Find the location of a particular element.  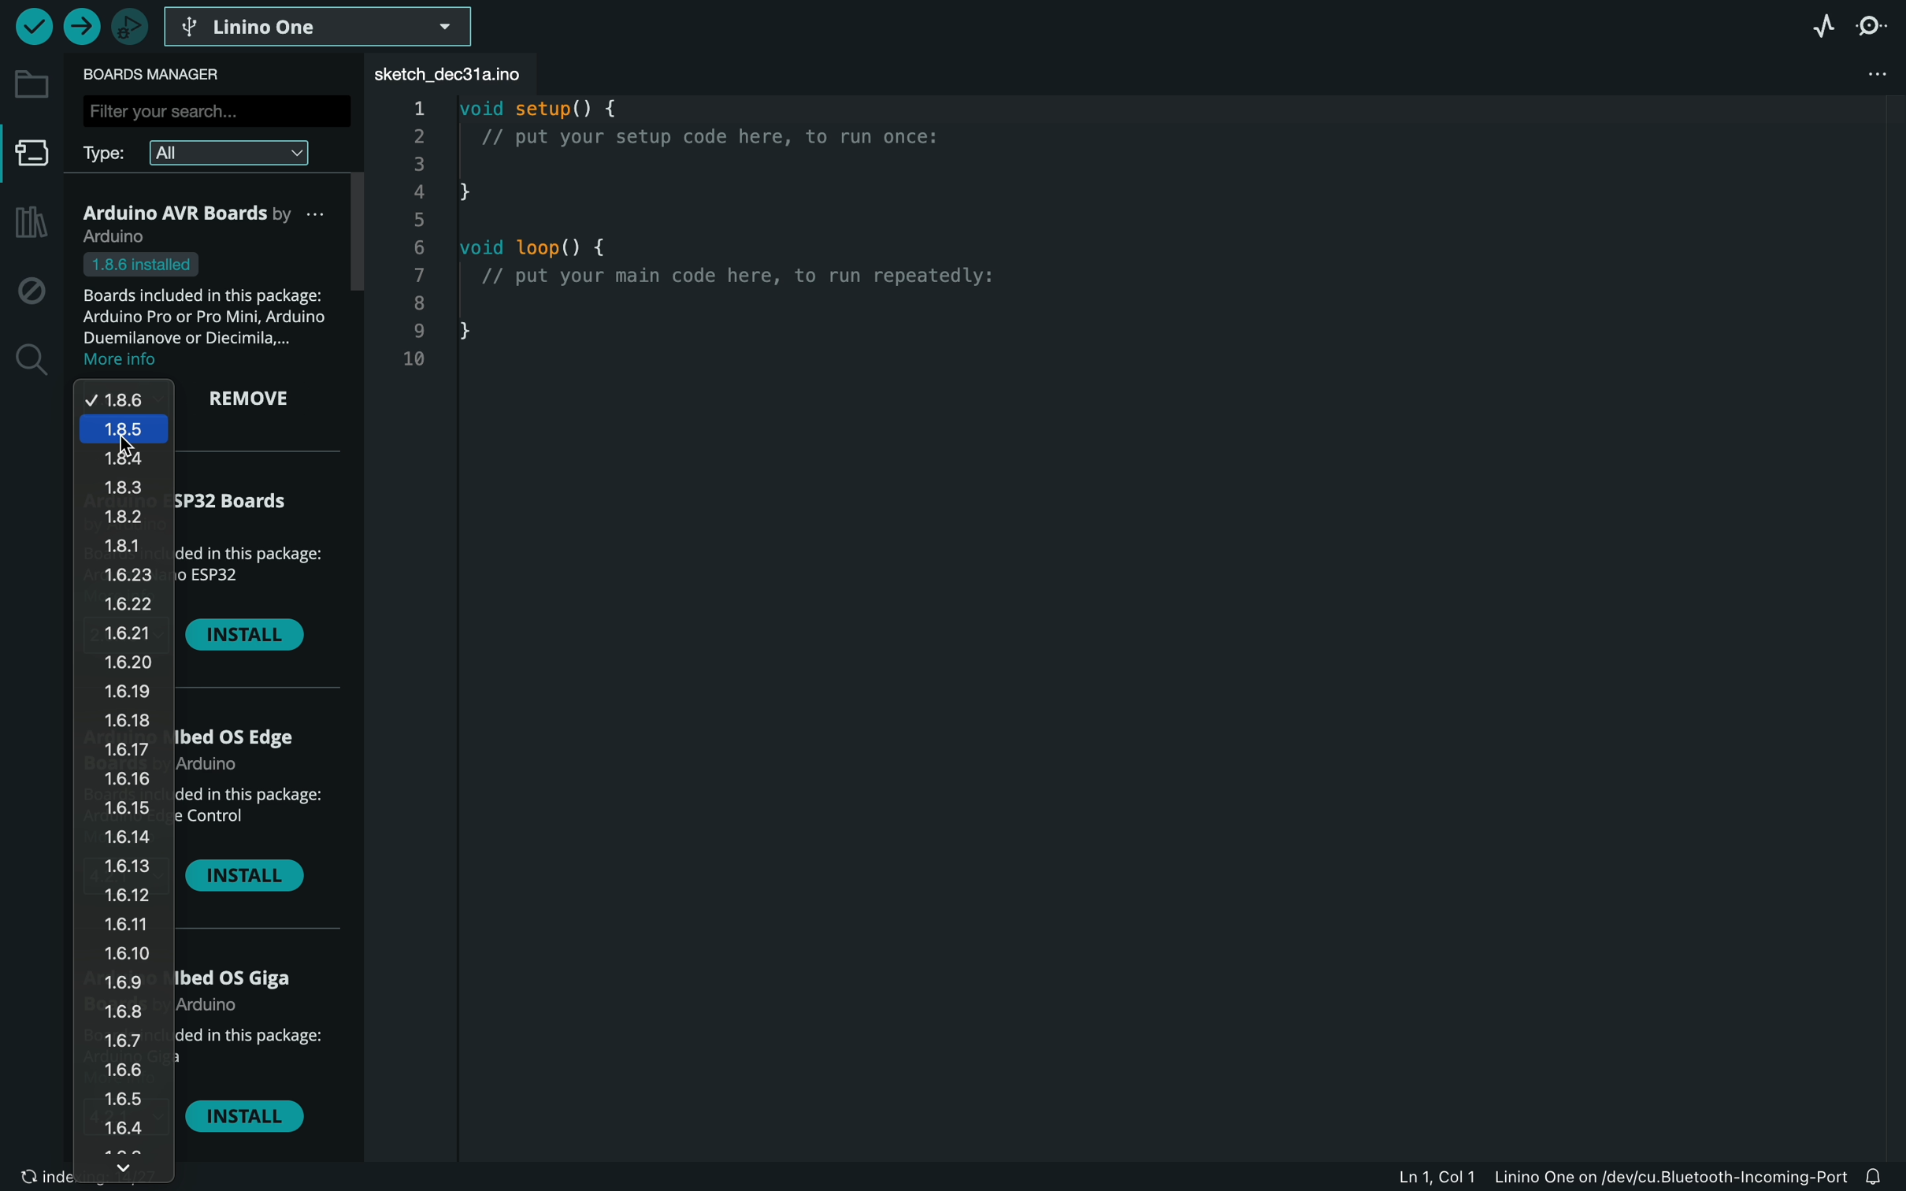

INSTALL is located at coordinates (250, 1121).